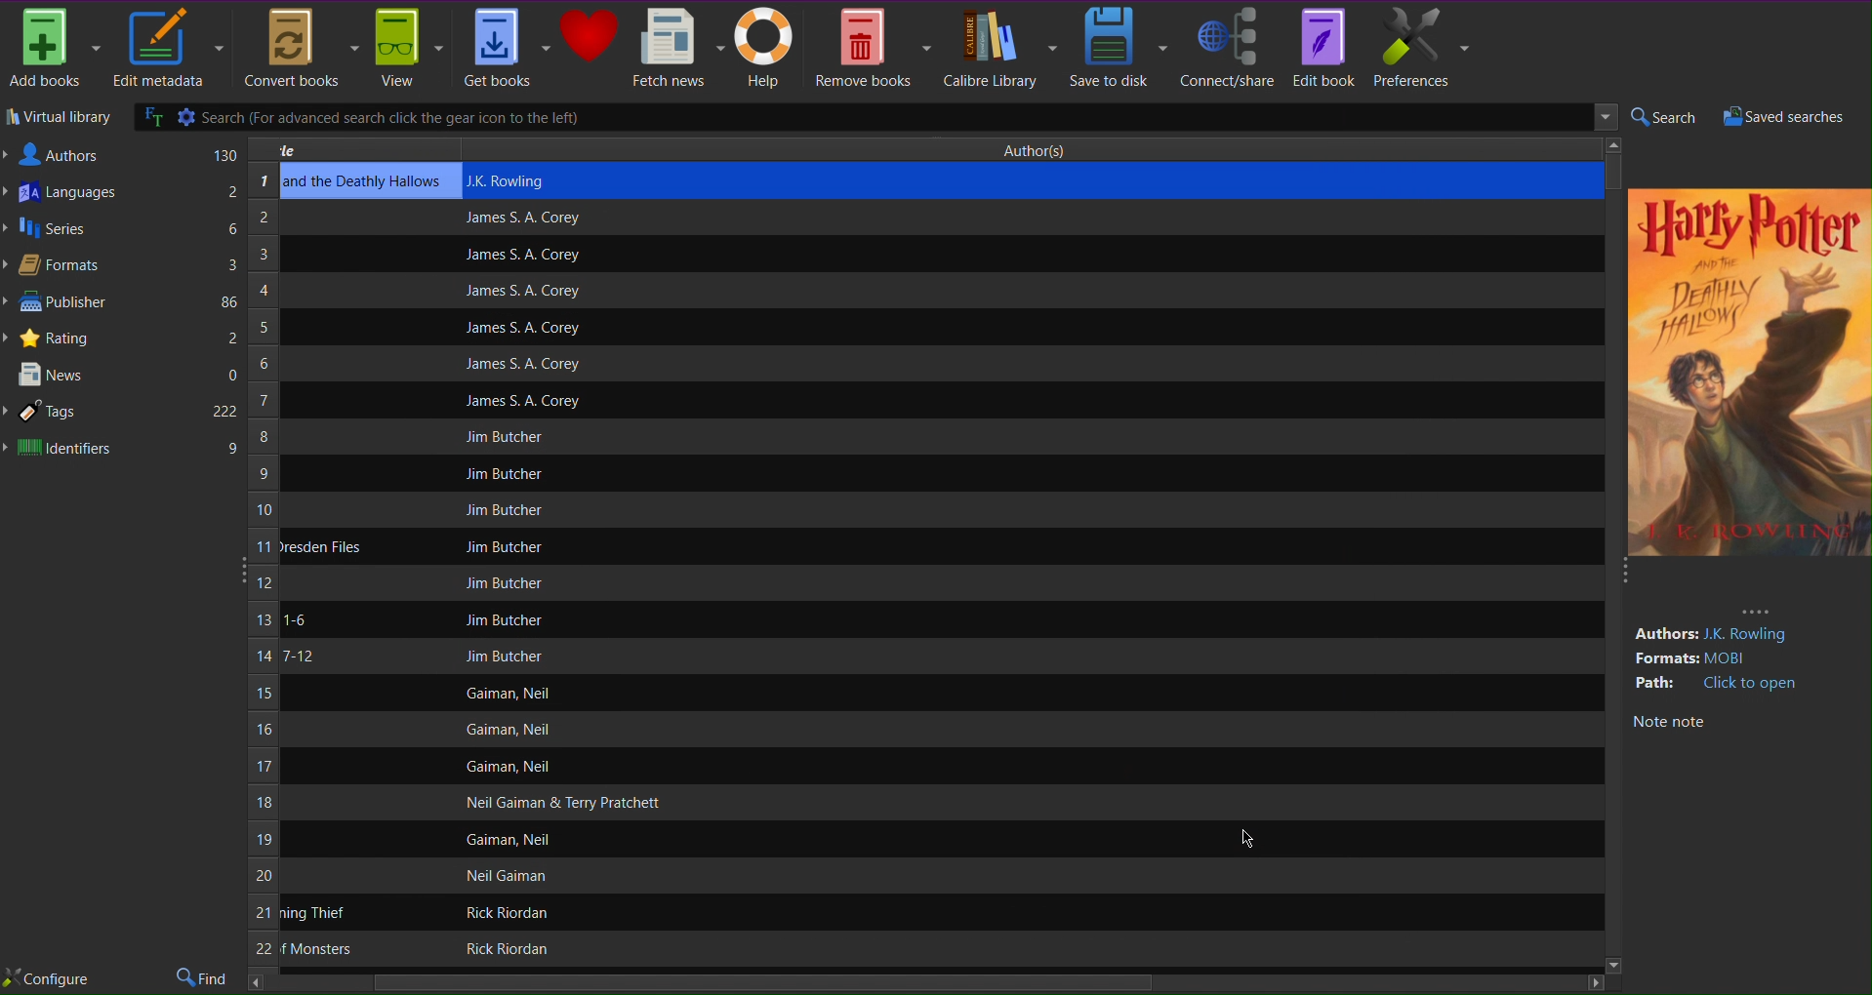 The image size is (1872, 995). I want to click on Help, so click(769, 48).